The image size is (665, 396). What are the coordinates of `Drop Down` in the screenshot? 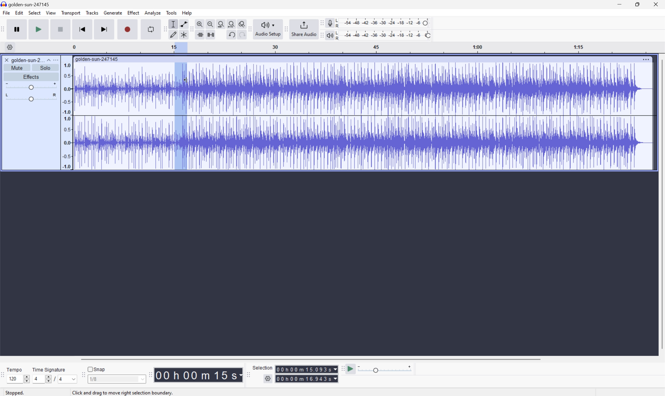 It's located at (72, 379).